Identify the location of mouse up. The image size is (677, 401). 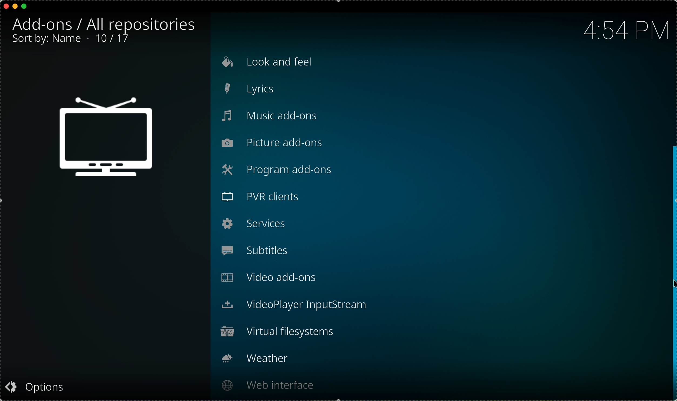
(670, 285).